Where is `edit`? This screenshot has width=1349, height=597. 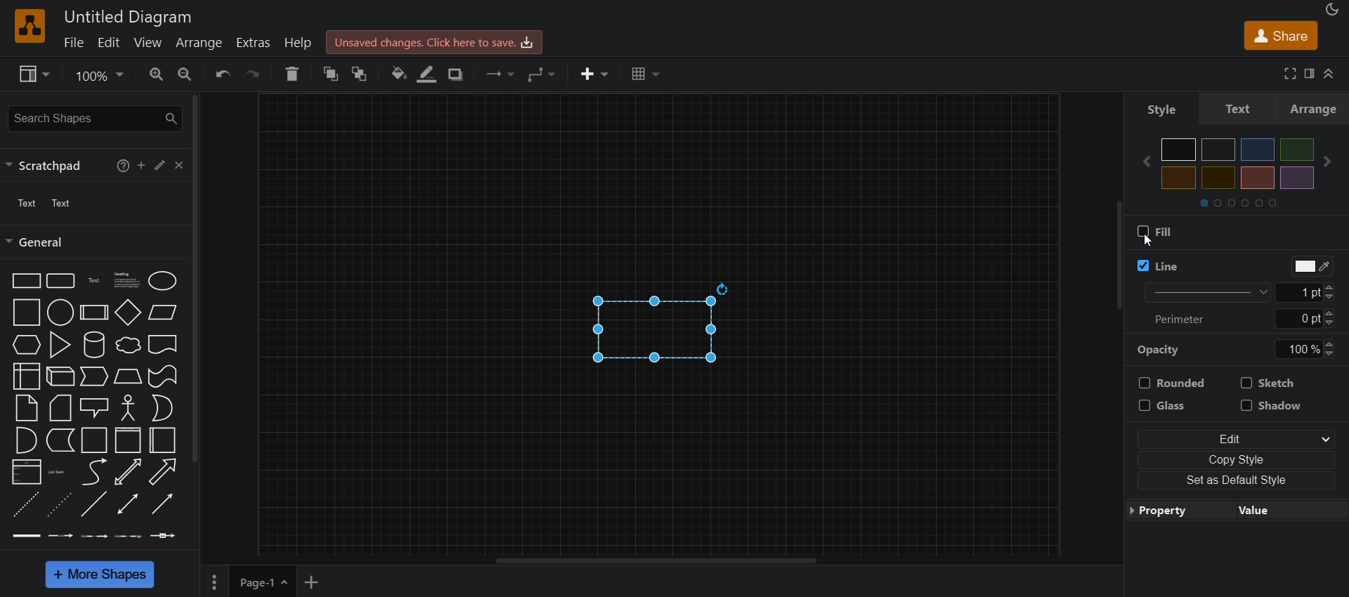
edit is located at coordinates (1239, 438).